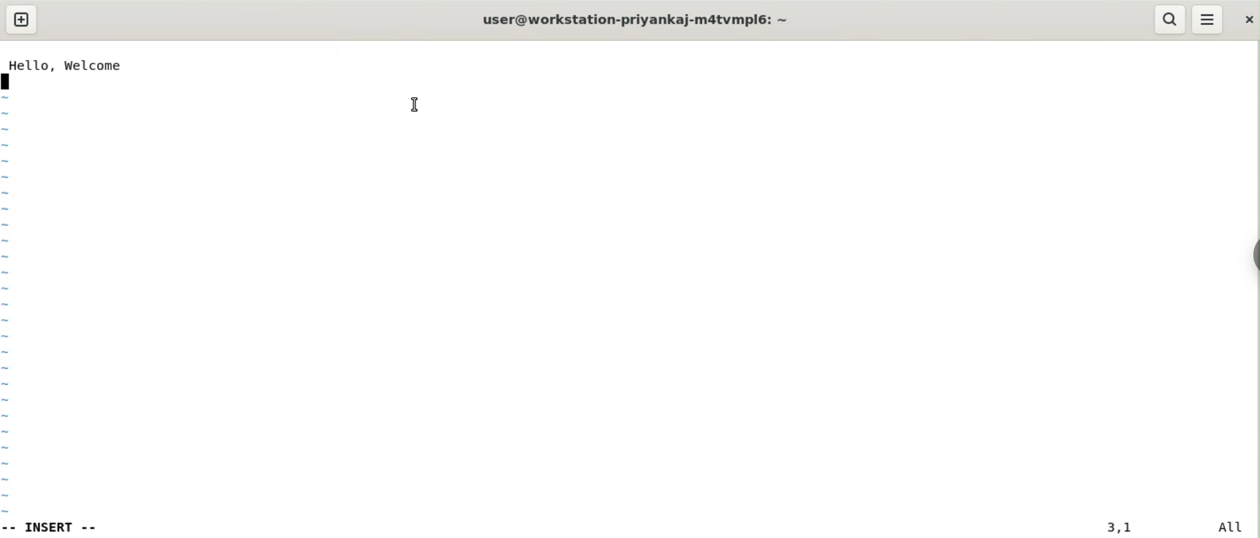  I want to click on cursor, so click(414, 106).